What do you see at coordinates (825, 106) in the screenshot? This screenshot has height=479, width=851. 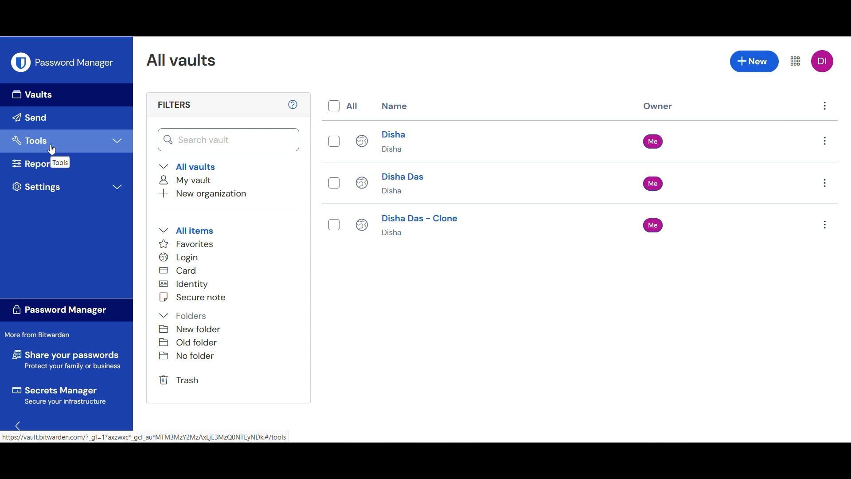 I see `Indicates settings column` at bounding box center [825, 106].